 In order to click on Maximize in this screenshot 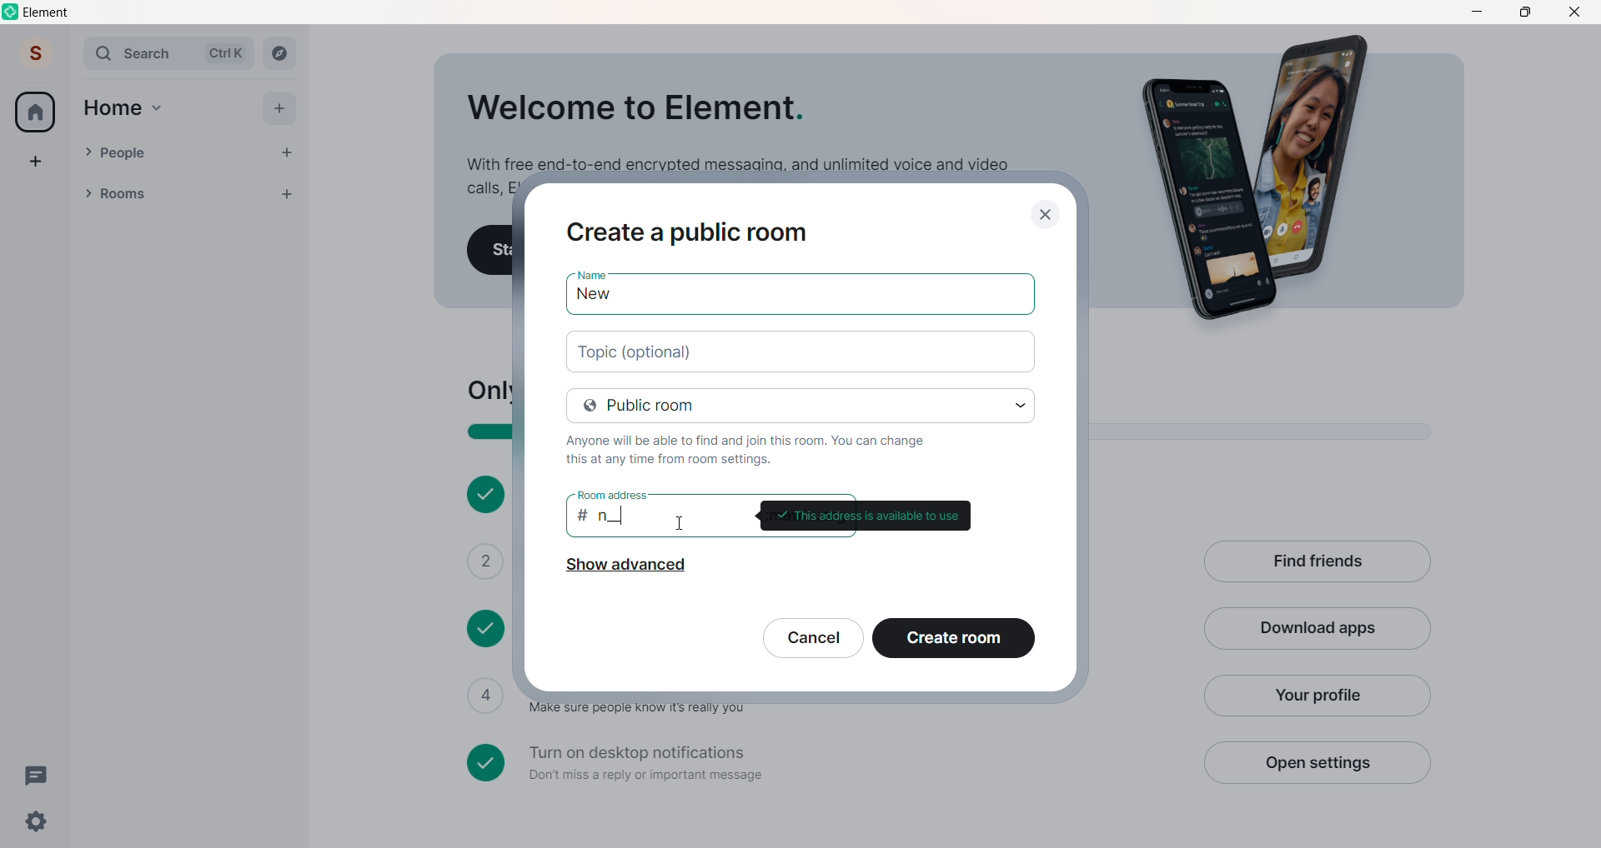, I will do `click(1524, 11)`.